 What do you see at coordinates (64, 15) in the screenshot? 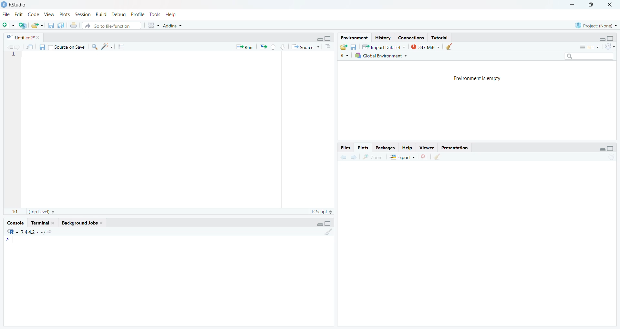
I see ` Plots` at bounding box center [64, 15].